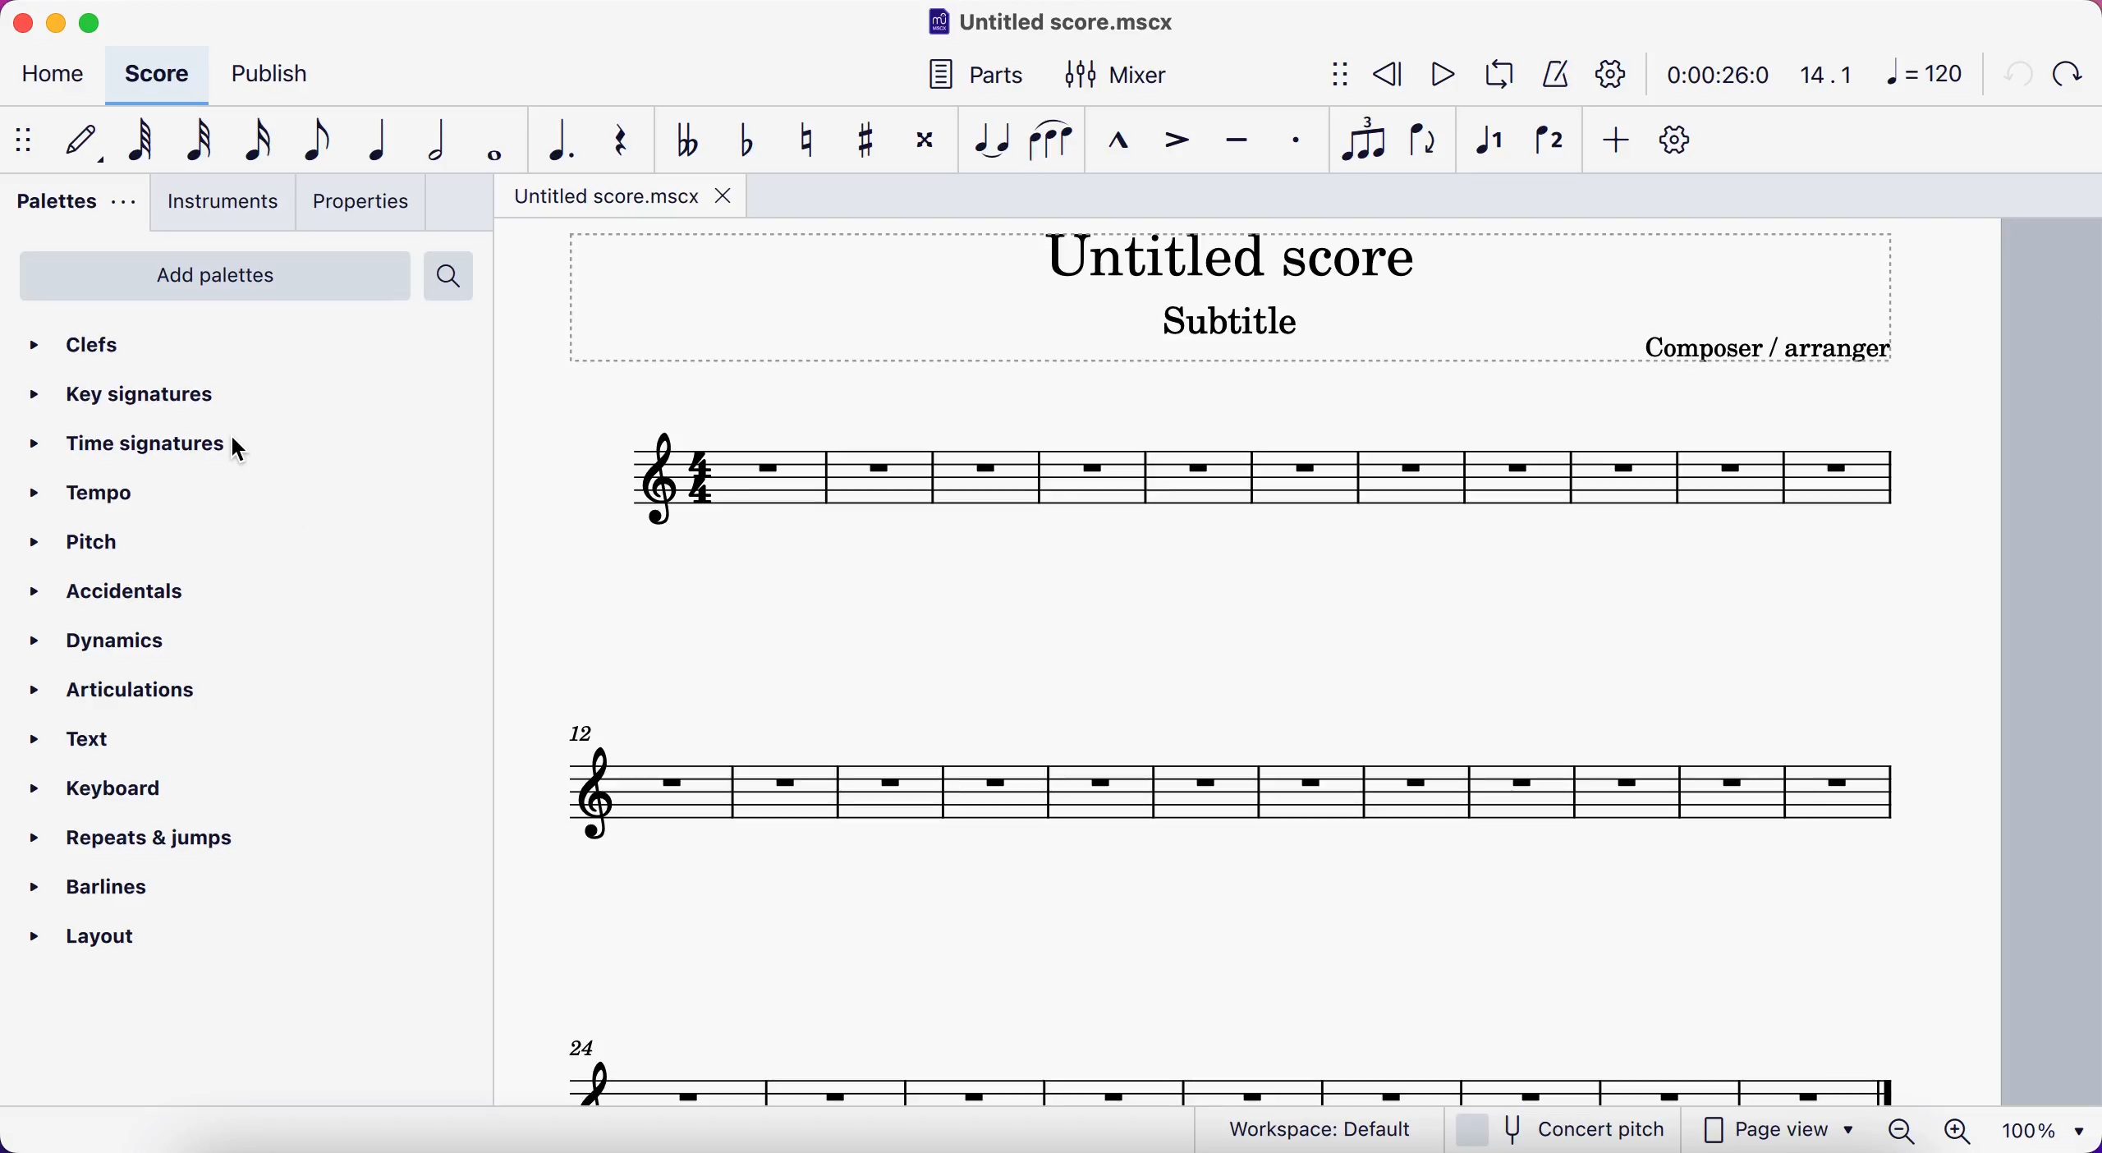 Image resolution: width=2102 pixels, height=1153 pixels. I want to click on customize toolbar, so click(1680, 139).